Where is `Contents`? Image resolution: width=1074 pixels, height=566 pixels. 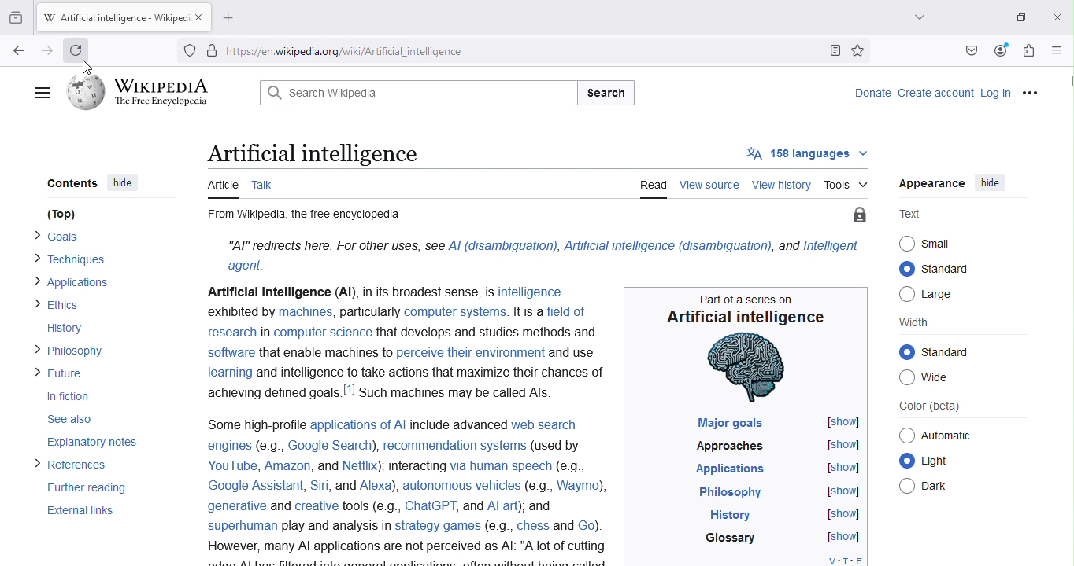
Contents is located at coordinates (69, 182).